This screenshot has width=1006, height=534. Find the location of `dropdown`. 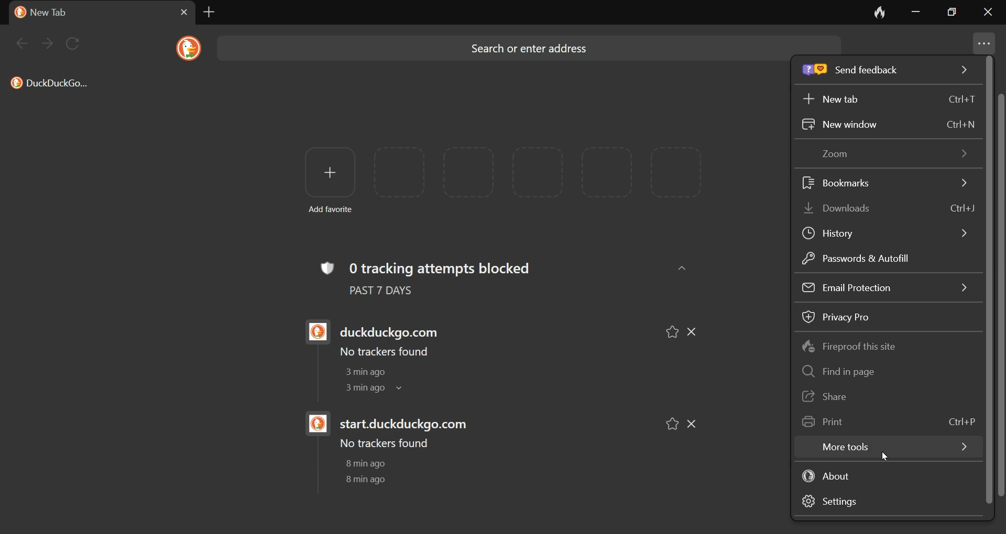

dropdown is located at coordinates (405, 390).